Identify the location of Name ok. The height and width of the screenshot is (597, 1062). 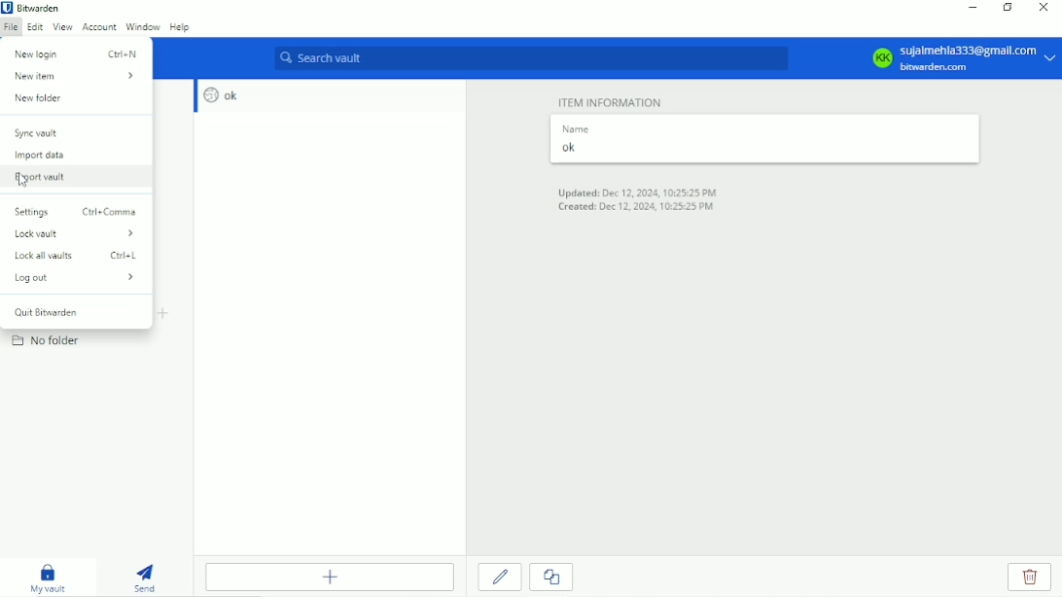
(577, 141).